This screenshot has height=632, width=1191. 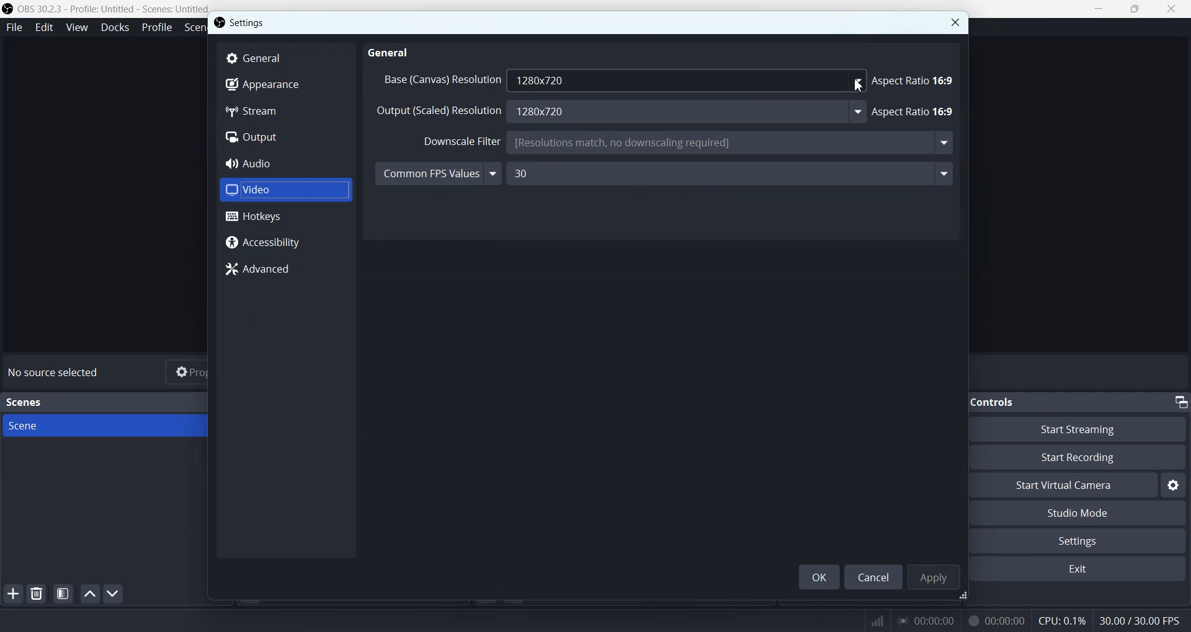 I want to click on General, so click(x=390, y=53).